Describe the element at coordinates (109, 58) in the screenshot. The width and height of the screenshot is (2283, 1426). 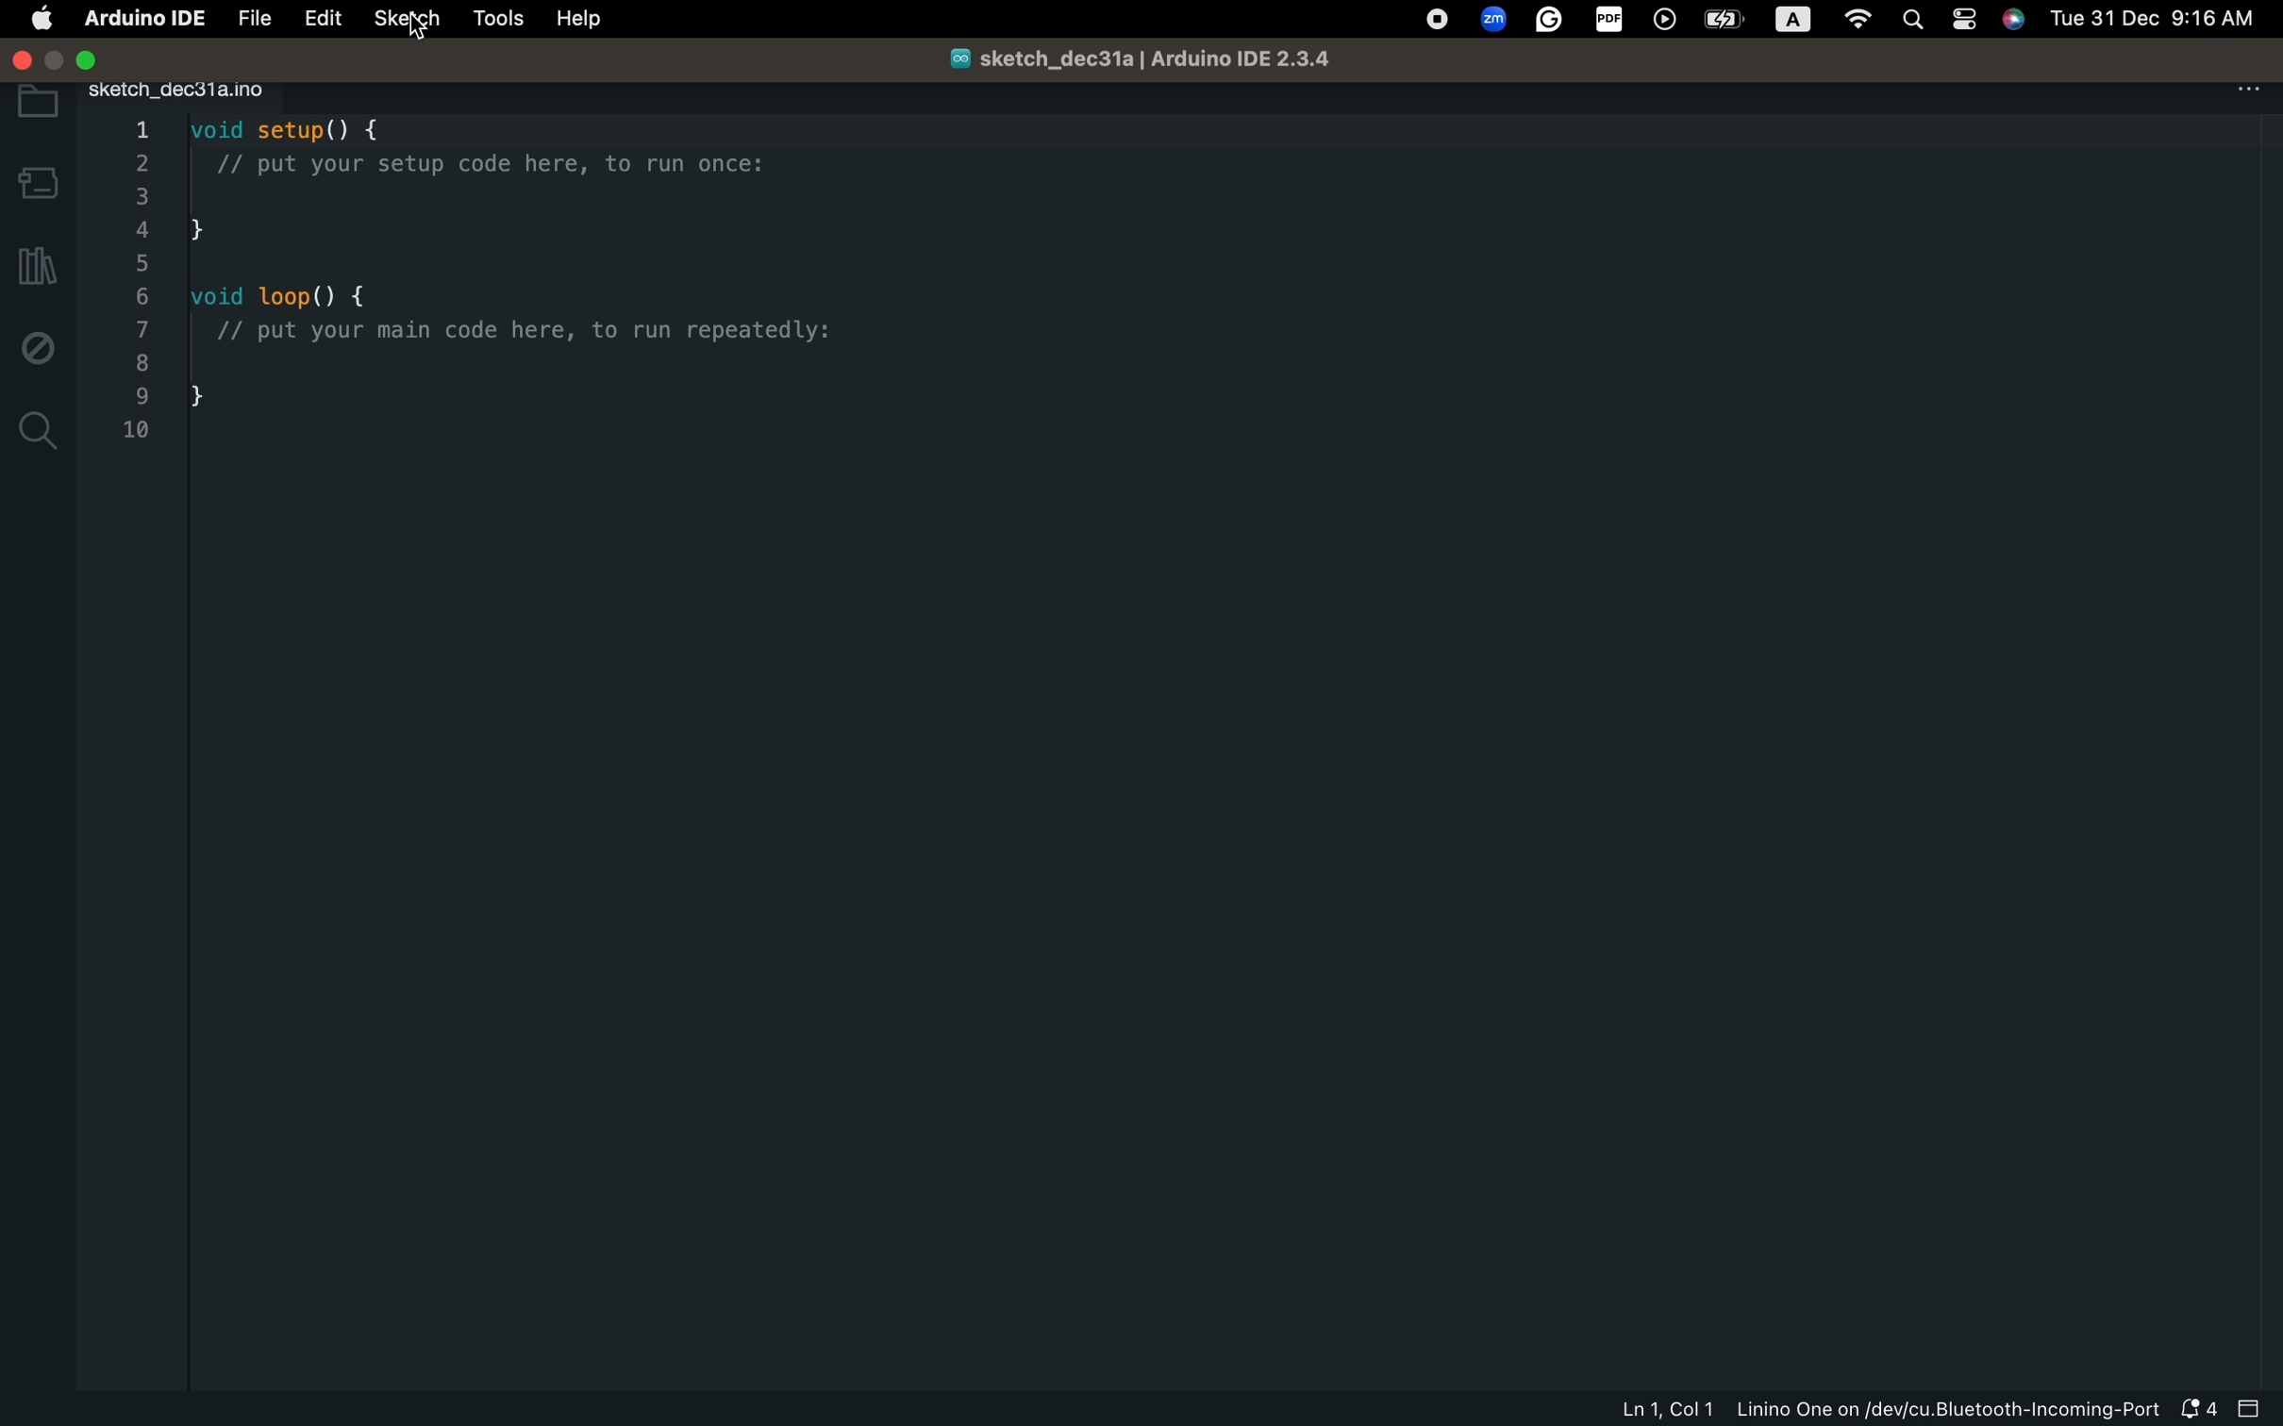
I see `window setting` at that location.